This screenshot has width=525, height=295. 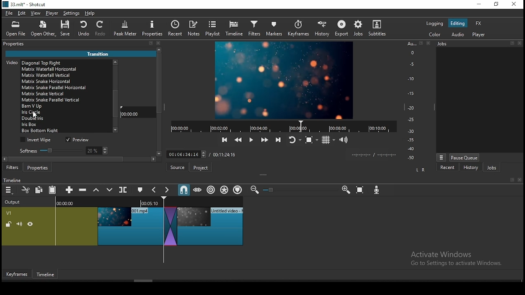 What do you see at coordinates (470, 168) in the screenshot?
I see `history` at bounding box center [470, 168].